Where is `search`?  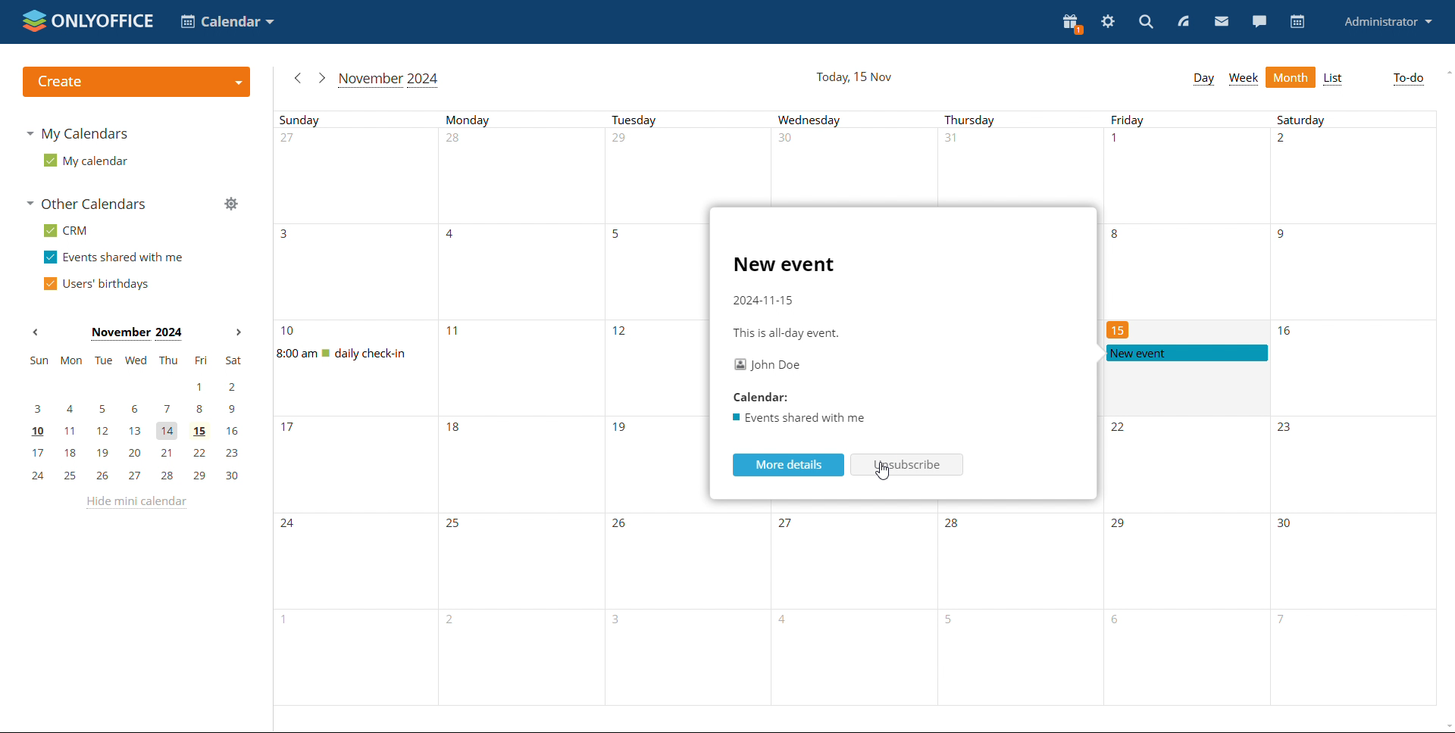 search is located at coordinates (1145, 22).